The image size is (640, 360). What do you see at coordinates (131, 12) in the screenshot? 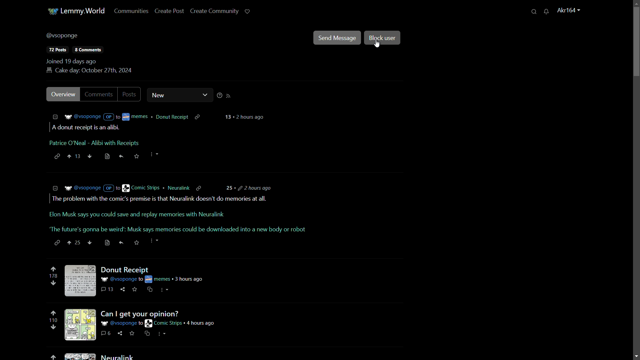
I see `communities` at bounding box center [131, 12].